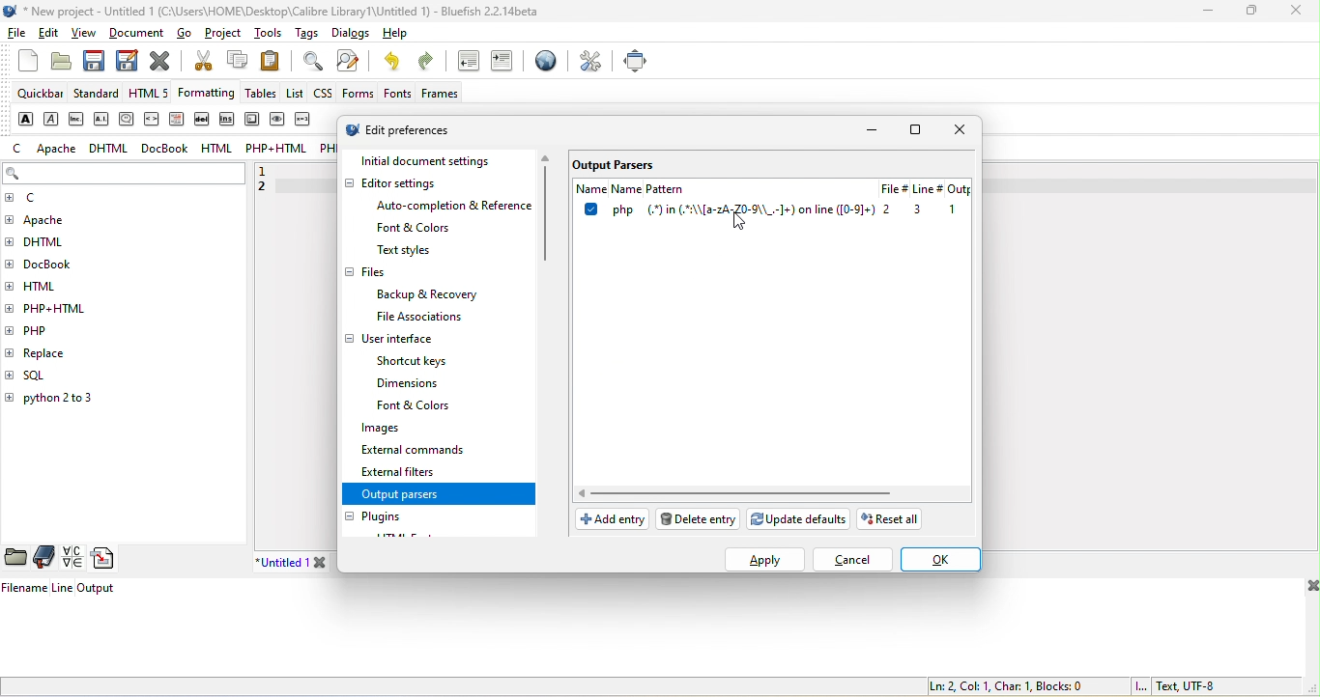  Describe the element at coordinates (391, 340) in the screenshot. I see `user interface` at that location.